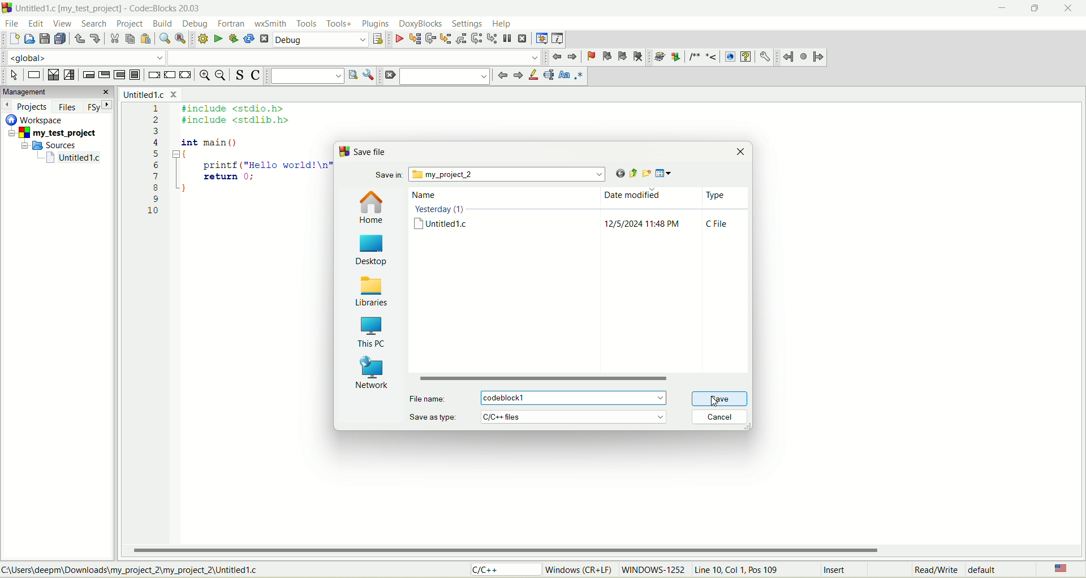  I want to click on settings, so click(467, 23).